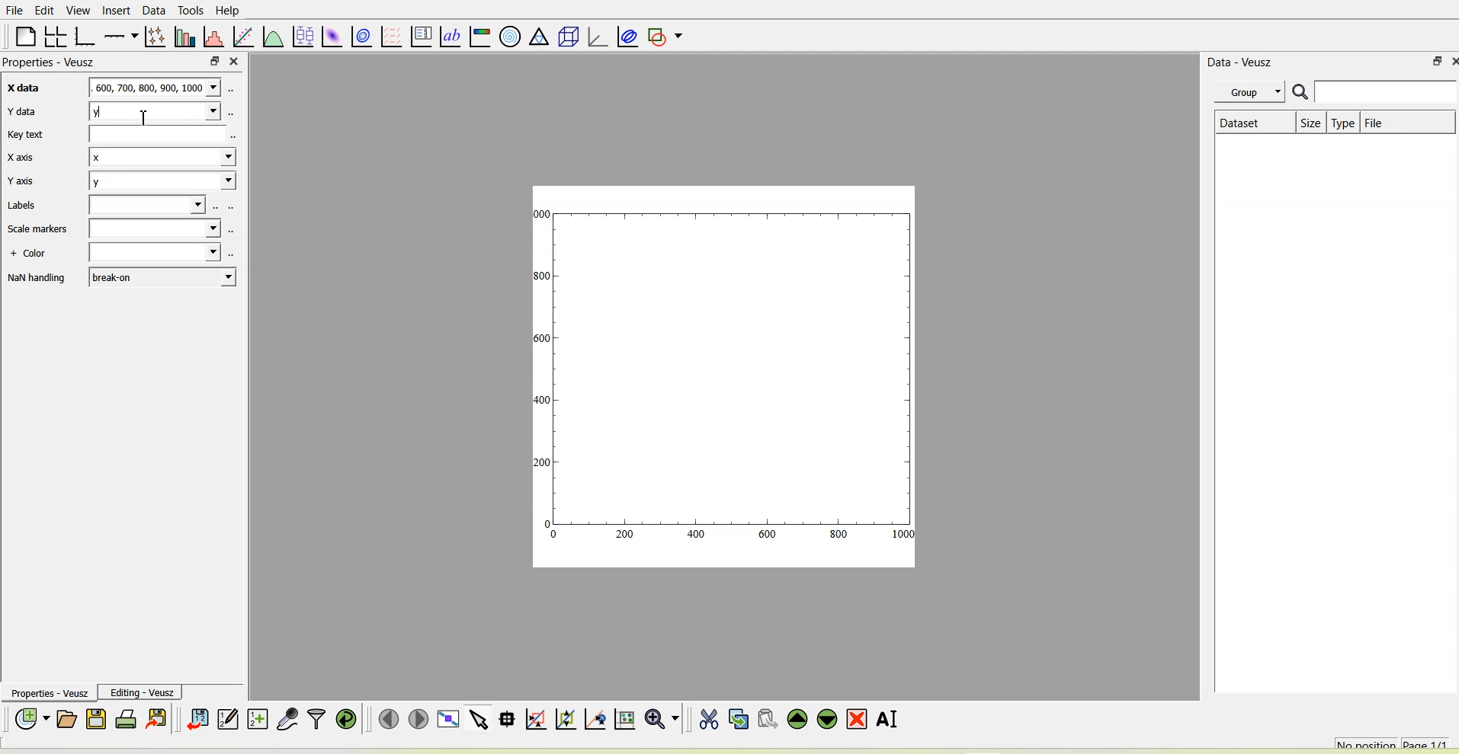 This screenshot has height=754, width=1459. I want to click on y, so click(155, 111).